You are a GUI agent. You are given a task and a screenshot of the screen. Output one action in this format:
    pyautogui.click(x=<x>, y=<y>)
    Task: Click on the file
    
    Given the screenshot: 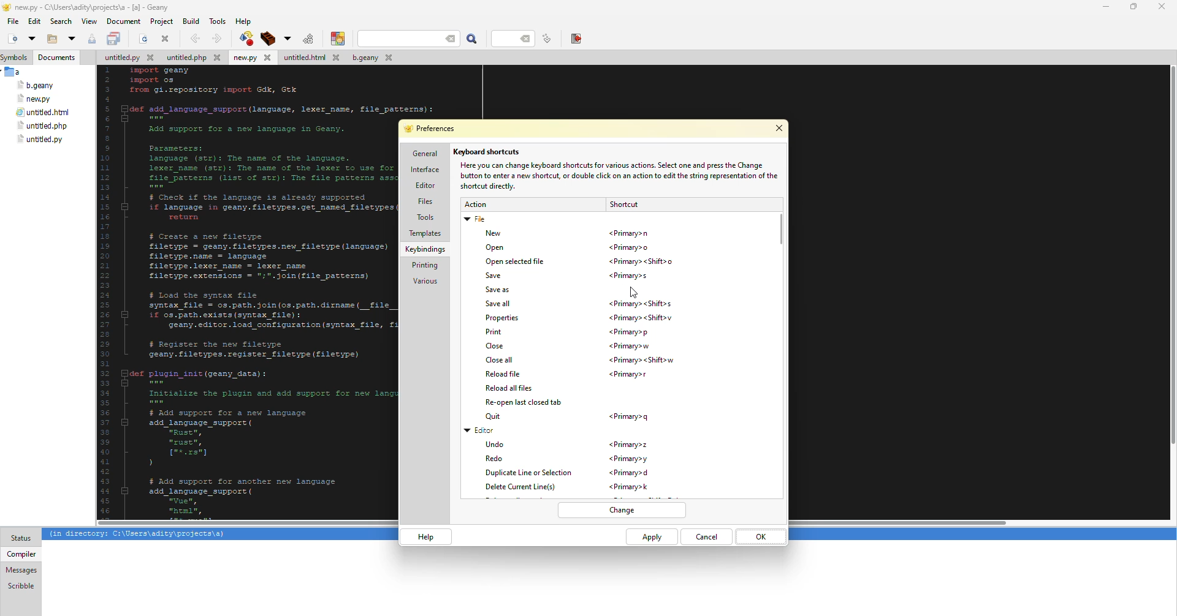 What is the action you would take?
    pyautogui.click(x=128, y=59)
    